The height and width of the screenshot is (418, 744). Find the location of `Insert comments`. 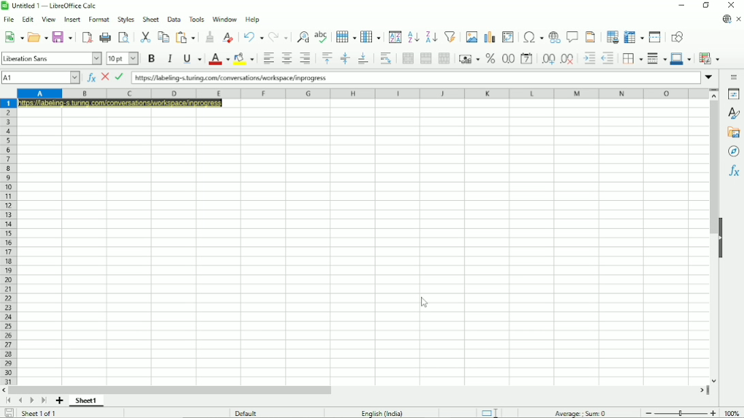

Insert comments is located at coordinates (572, 36).